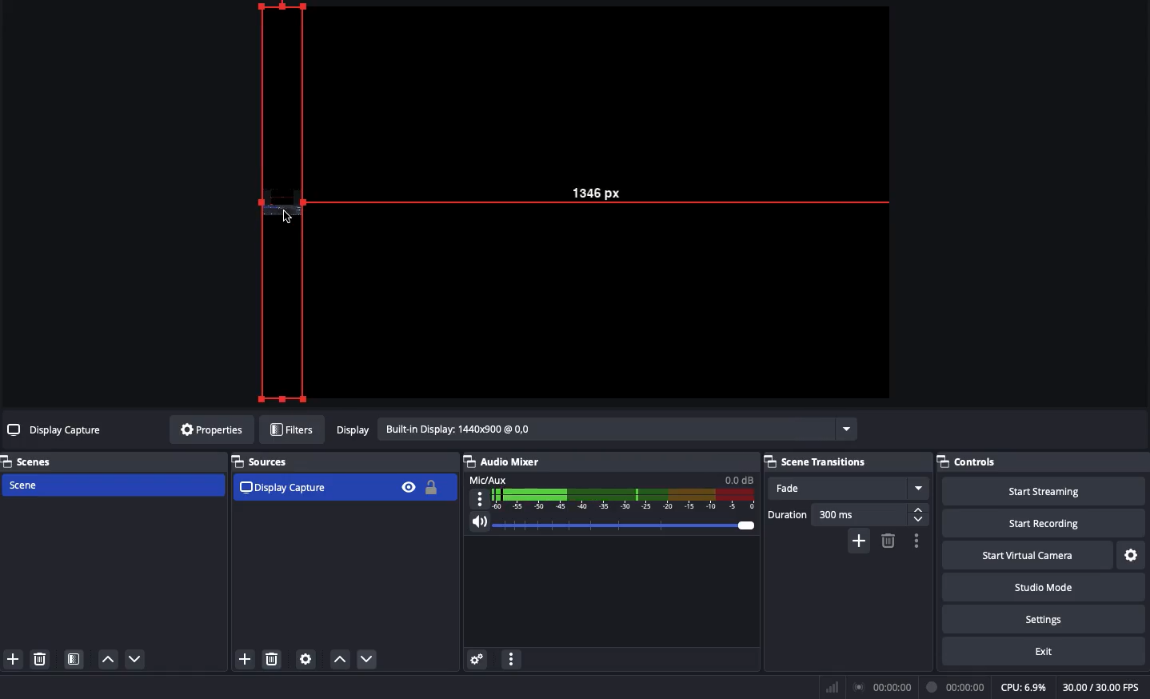 Image resolution: width=1150 pixels, height=699 pixels. Describe the element at coordinates (273, 660) in the screenshot. I see `Delete` at that location.